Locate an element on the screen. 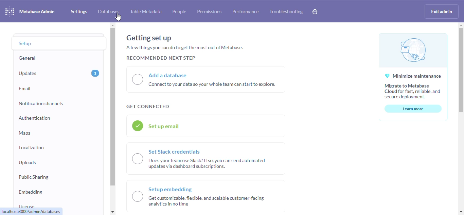 The width and height of the screenshot is (464, 215). embedding is located at coordinates (31, 192).